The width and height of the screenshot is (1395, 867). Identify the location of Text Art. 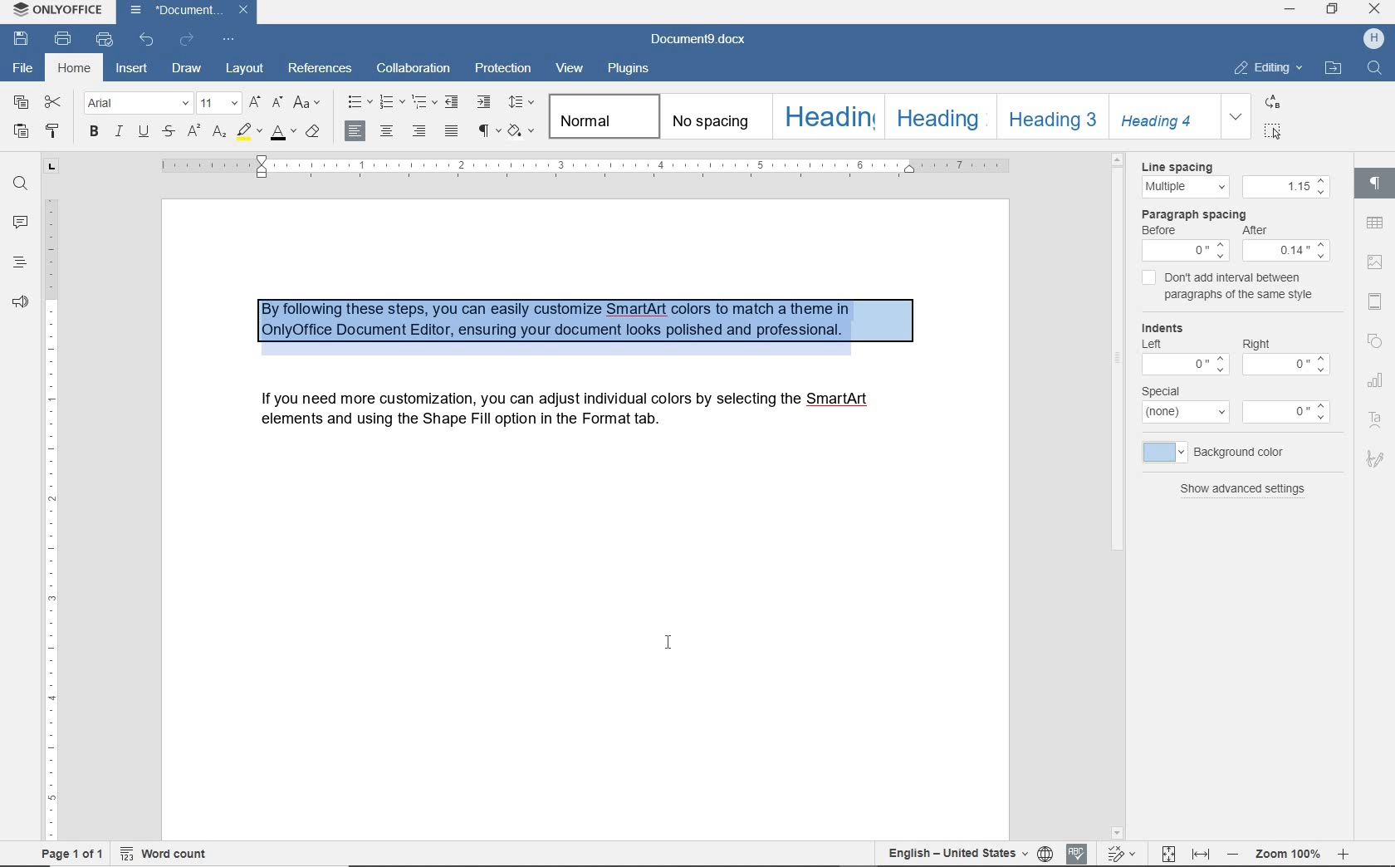
(1375, 418).